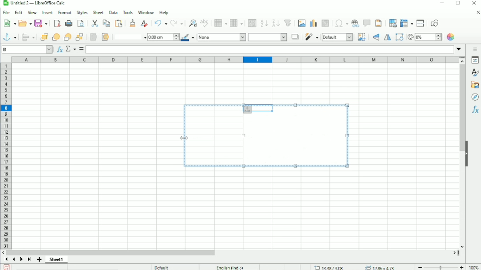 The width and height of the screenshot is (481, 270). What do you see at coordinates (437, 23) in the screenshot?
I see `Show Draw functions ` at bounding box center [437, 23].